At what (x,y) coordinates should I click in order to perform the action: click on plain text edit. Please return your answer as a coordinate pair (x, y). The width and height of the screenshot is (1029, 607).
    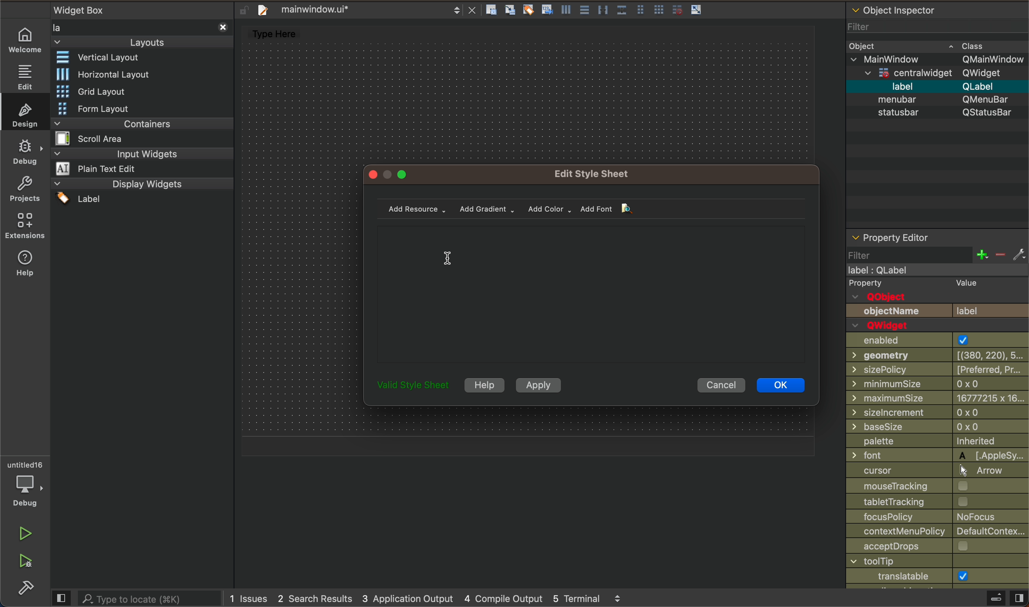
    Looking at the image, I should click on (104, 169).